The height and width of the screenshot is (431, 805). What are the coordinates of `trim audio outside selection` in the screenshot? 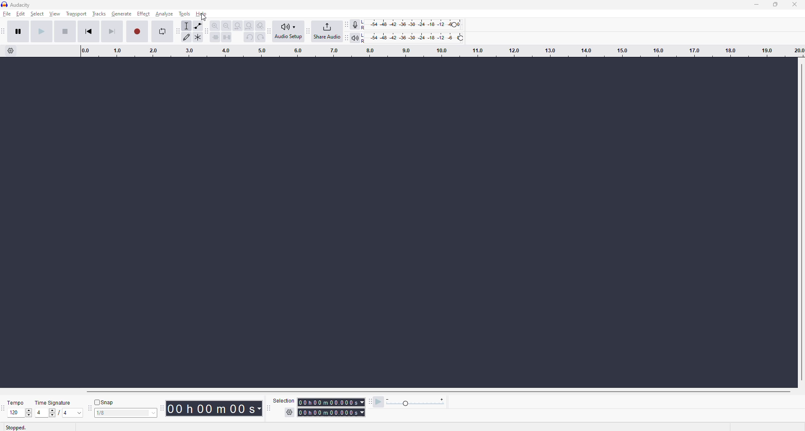 It's located at (213, 37).